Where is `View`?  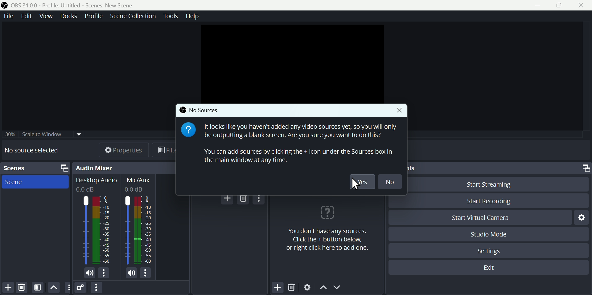 View is located at coordinates (46, 18).